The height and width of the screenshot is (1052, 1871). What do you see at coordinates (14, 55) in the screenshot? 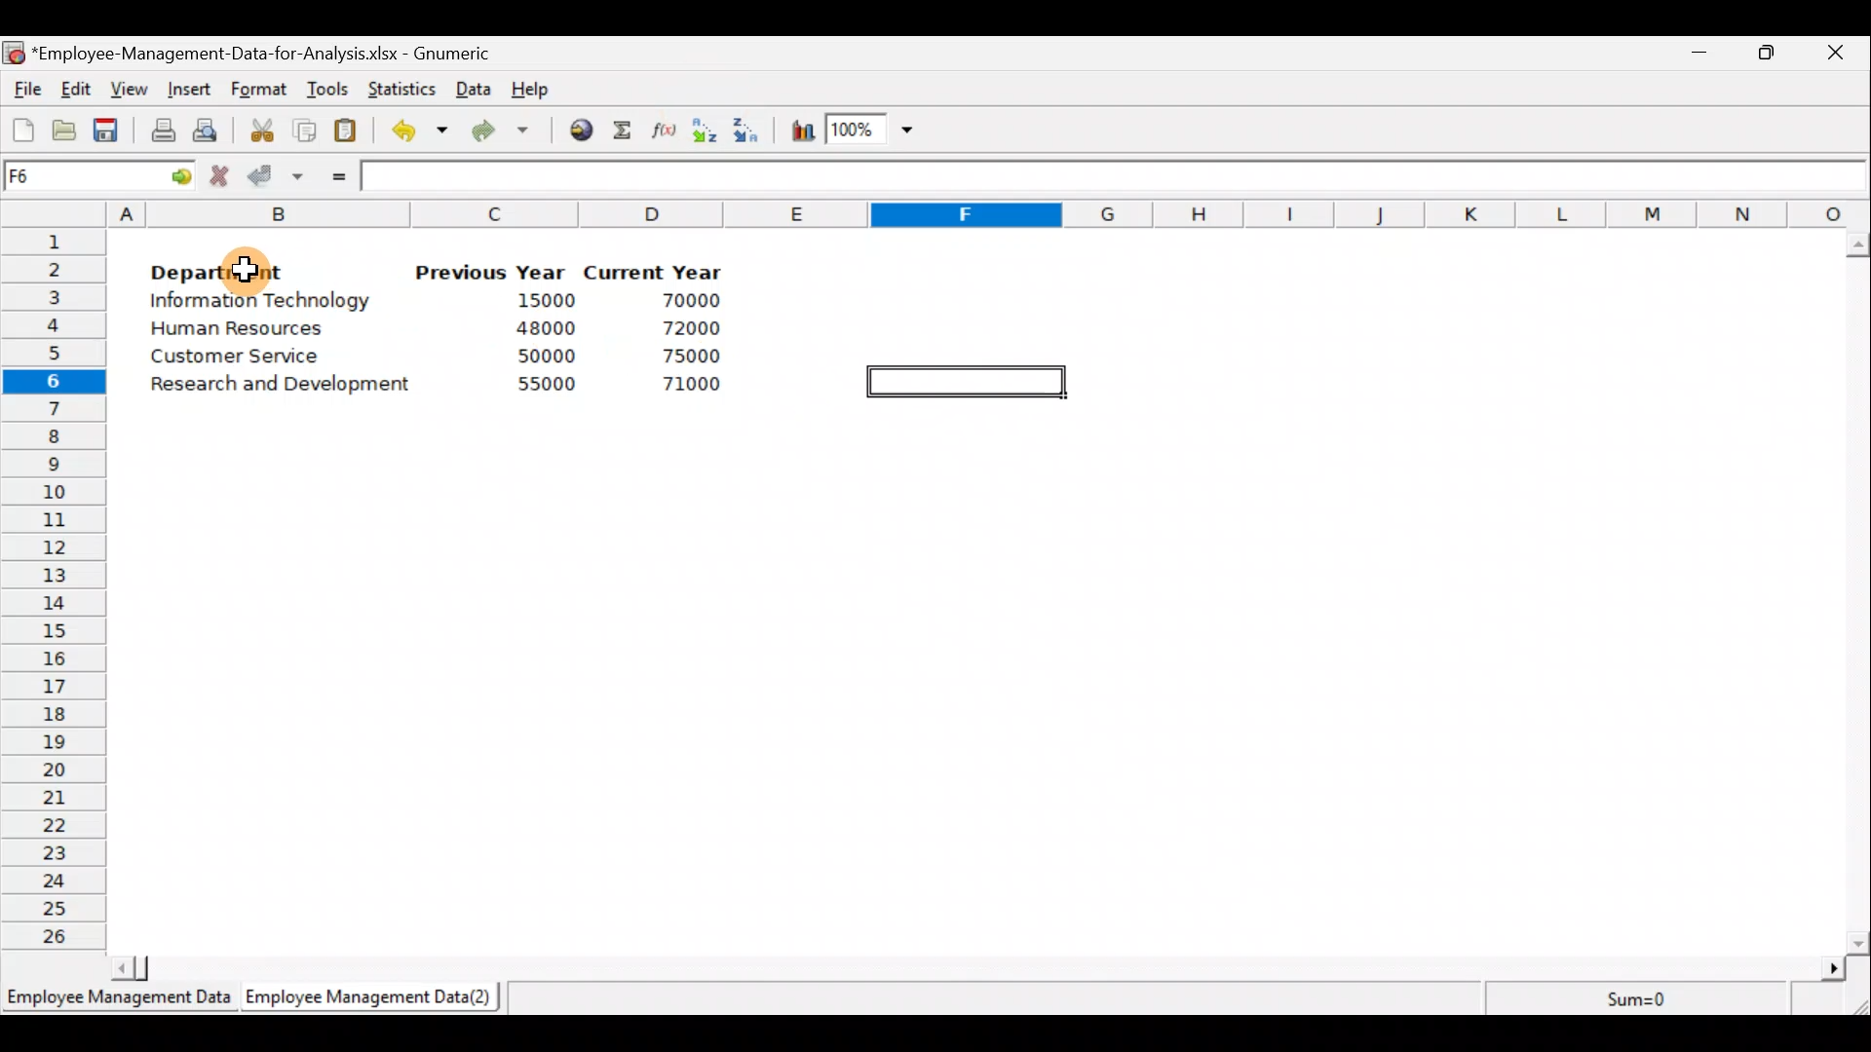
I see `Gnumeric logo` at bounding box center [14, 55].